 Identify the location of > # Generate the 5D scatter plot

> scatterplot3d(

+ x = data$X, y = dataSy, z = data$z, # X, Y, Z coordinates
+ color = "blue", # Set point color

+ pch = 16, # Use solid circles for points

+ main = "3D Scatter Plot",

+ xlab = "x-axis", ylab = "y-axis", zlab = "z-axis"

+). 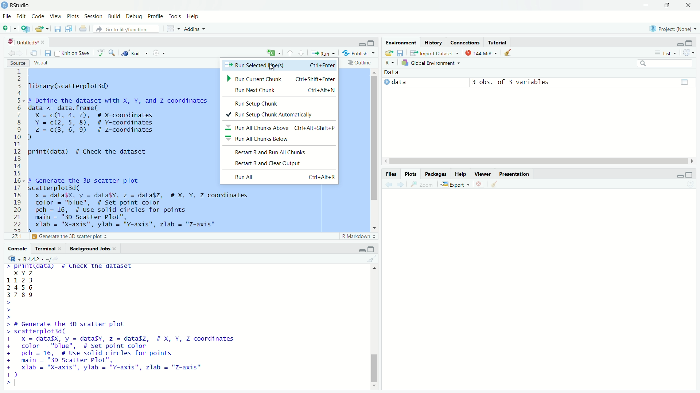
(133, 349).